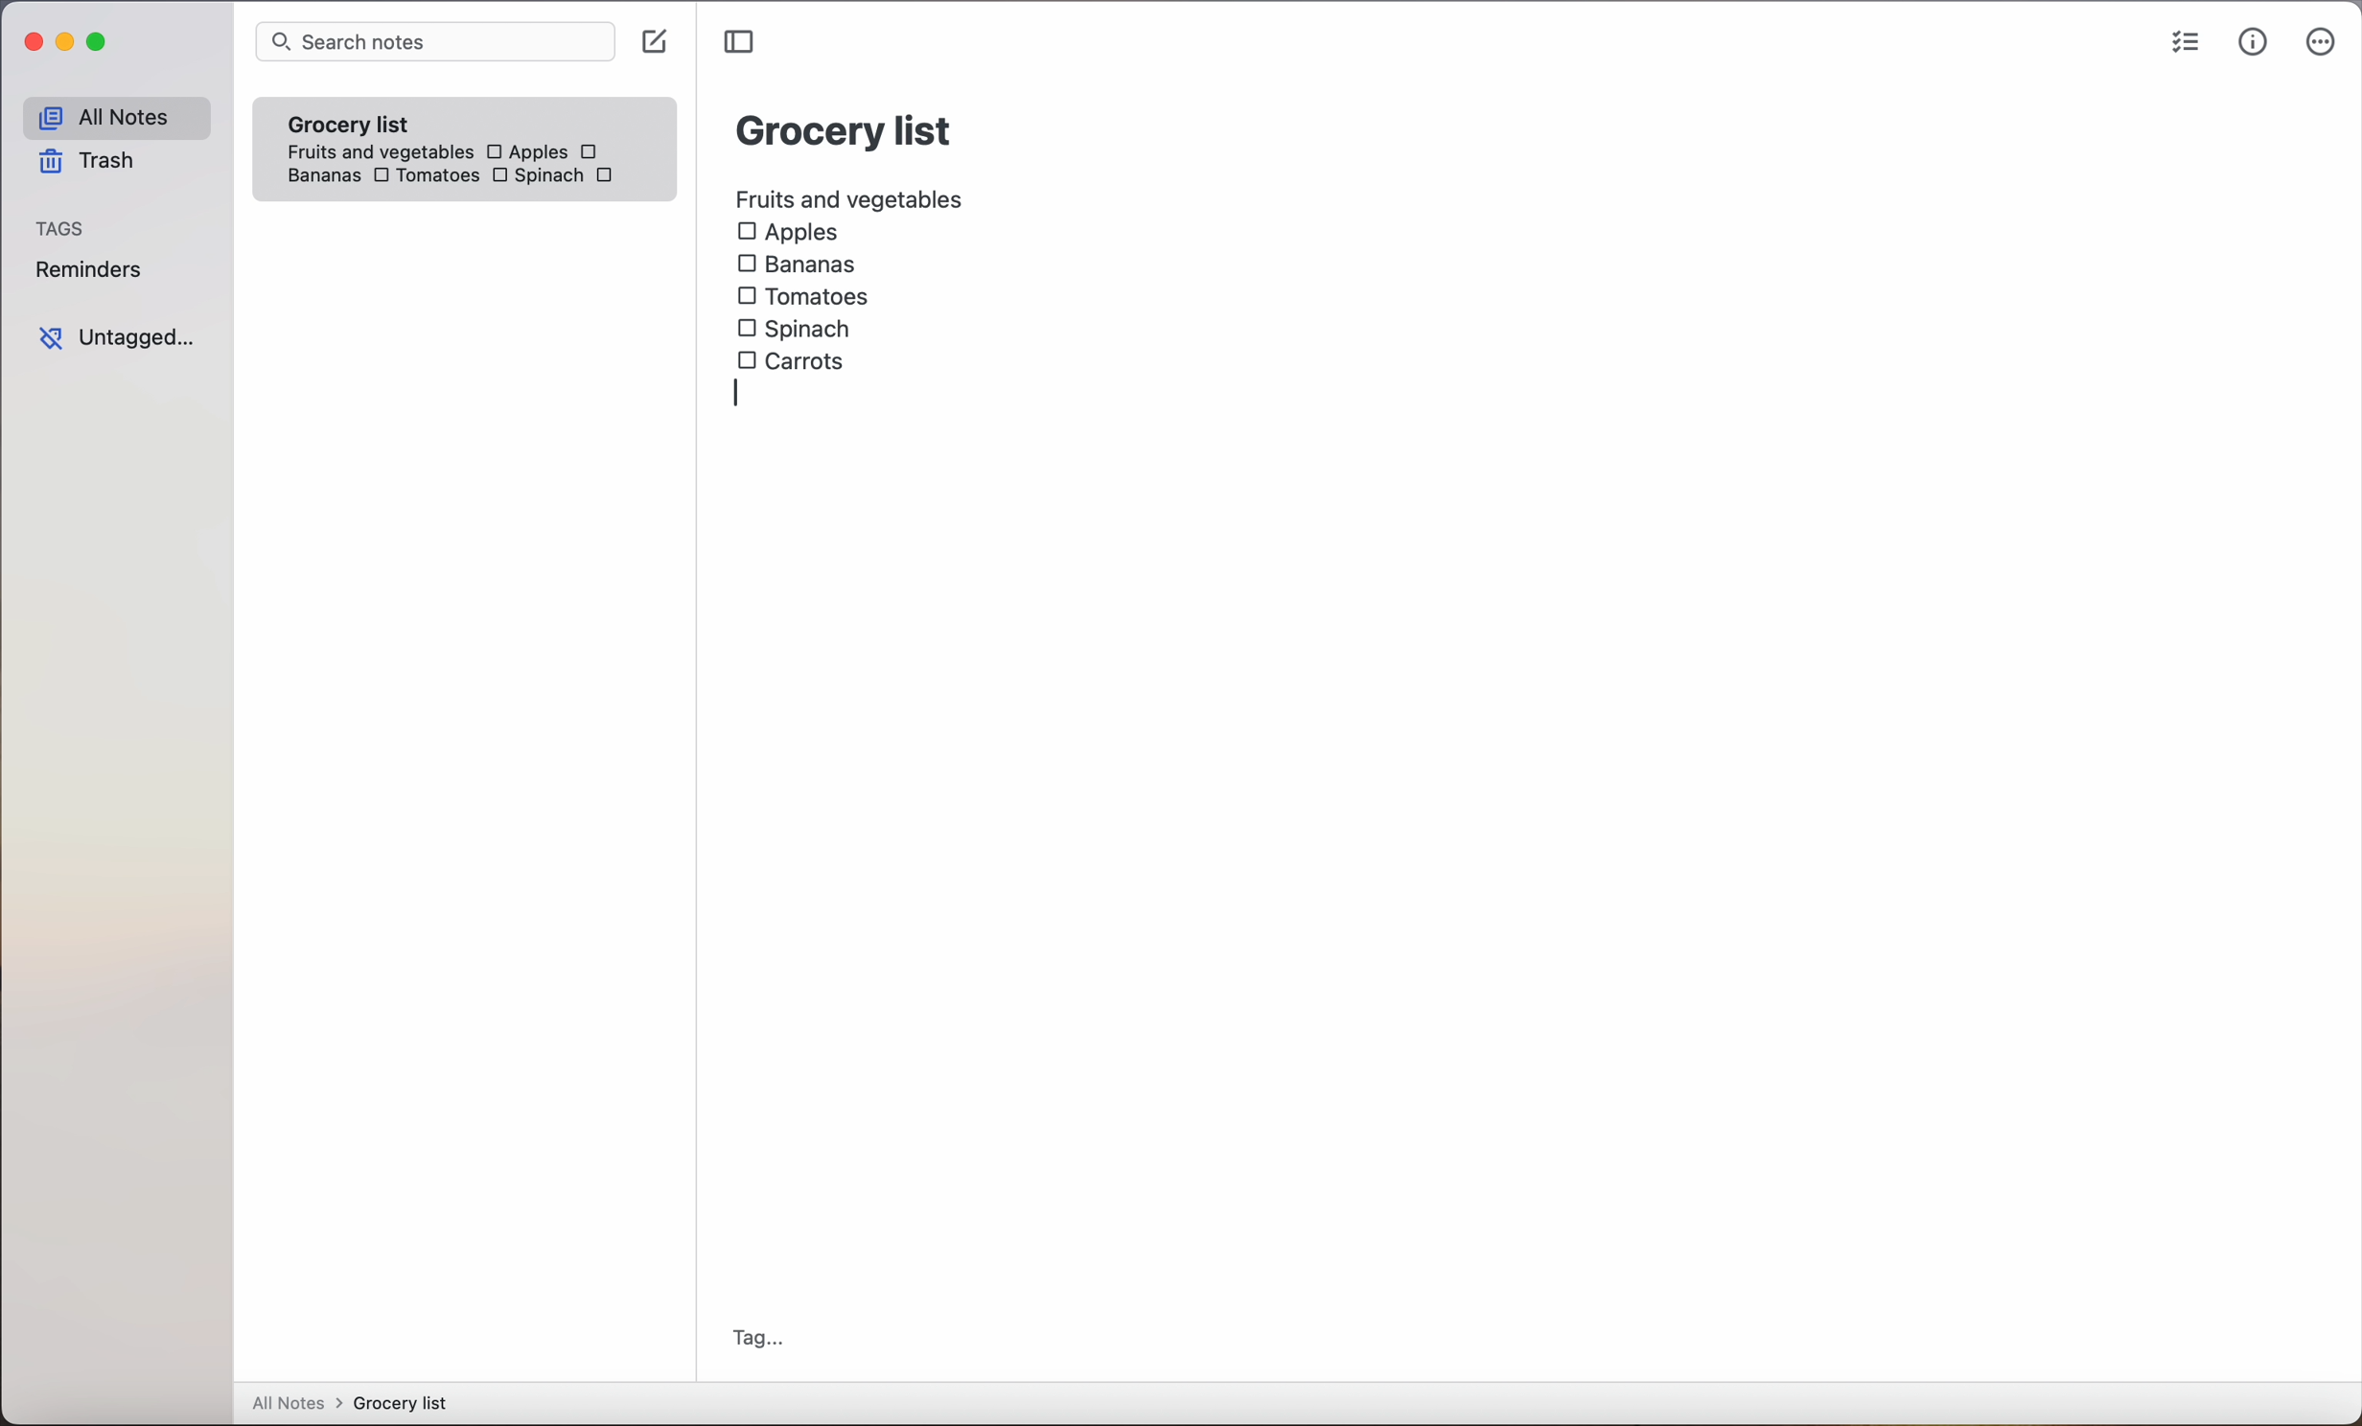 The width and height of the screenshot is (2362, 1426). What do you see at coordinates (358, 1405) in the screenshot?
I see `all notes > grocery list` at bounding box center [358, 1405].